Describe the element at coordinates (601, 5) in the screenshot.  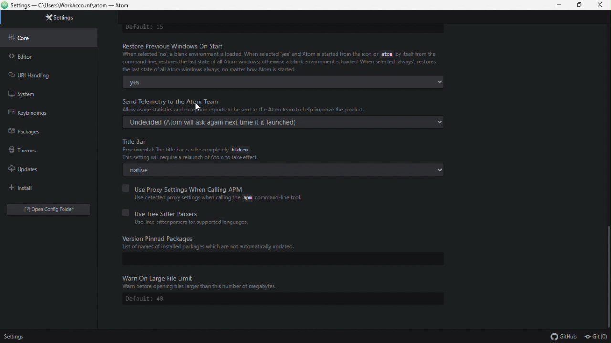
I see `close` at that location.